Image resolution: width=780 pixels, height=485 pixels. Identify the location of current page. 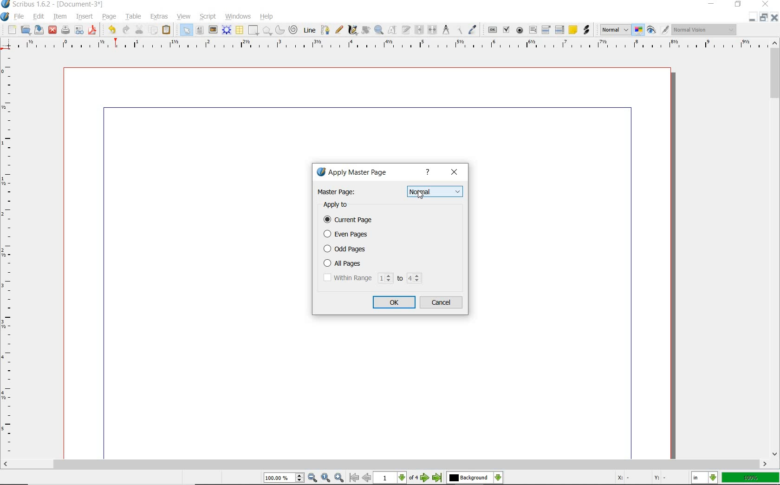
(353, 220).